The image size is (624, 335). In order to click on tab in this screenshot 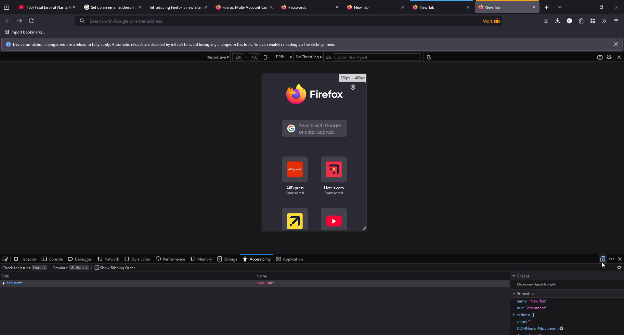, I will do `click(237, 8)`.